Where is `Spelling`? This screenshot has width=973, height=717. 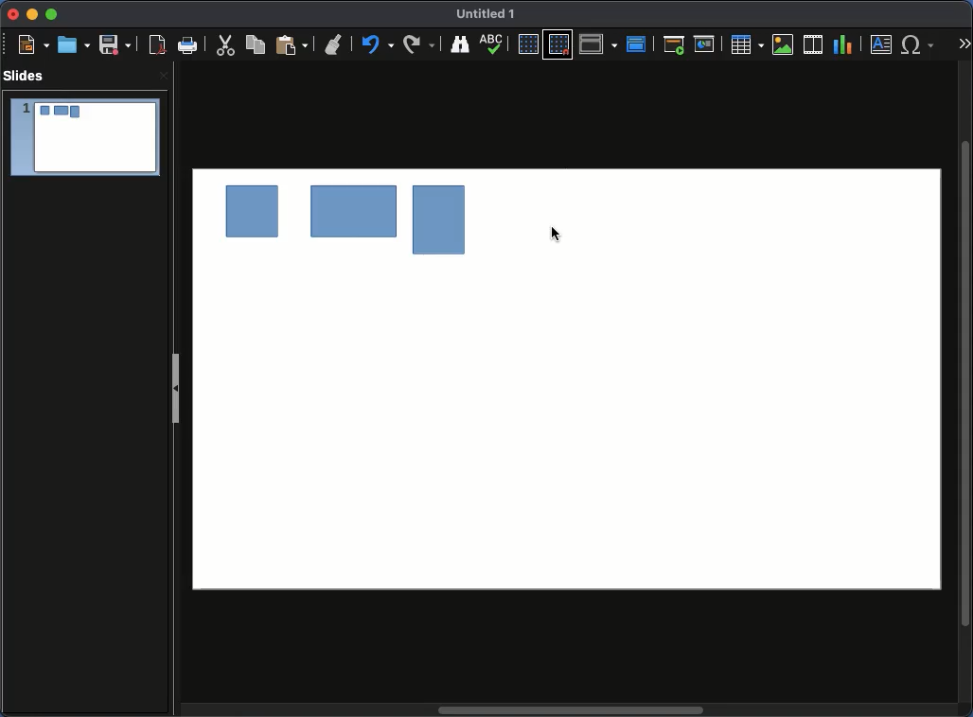
Spelling is located at coordinates (459, 44).